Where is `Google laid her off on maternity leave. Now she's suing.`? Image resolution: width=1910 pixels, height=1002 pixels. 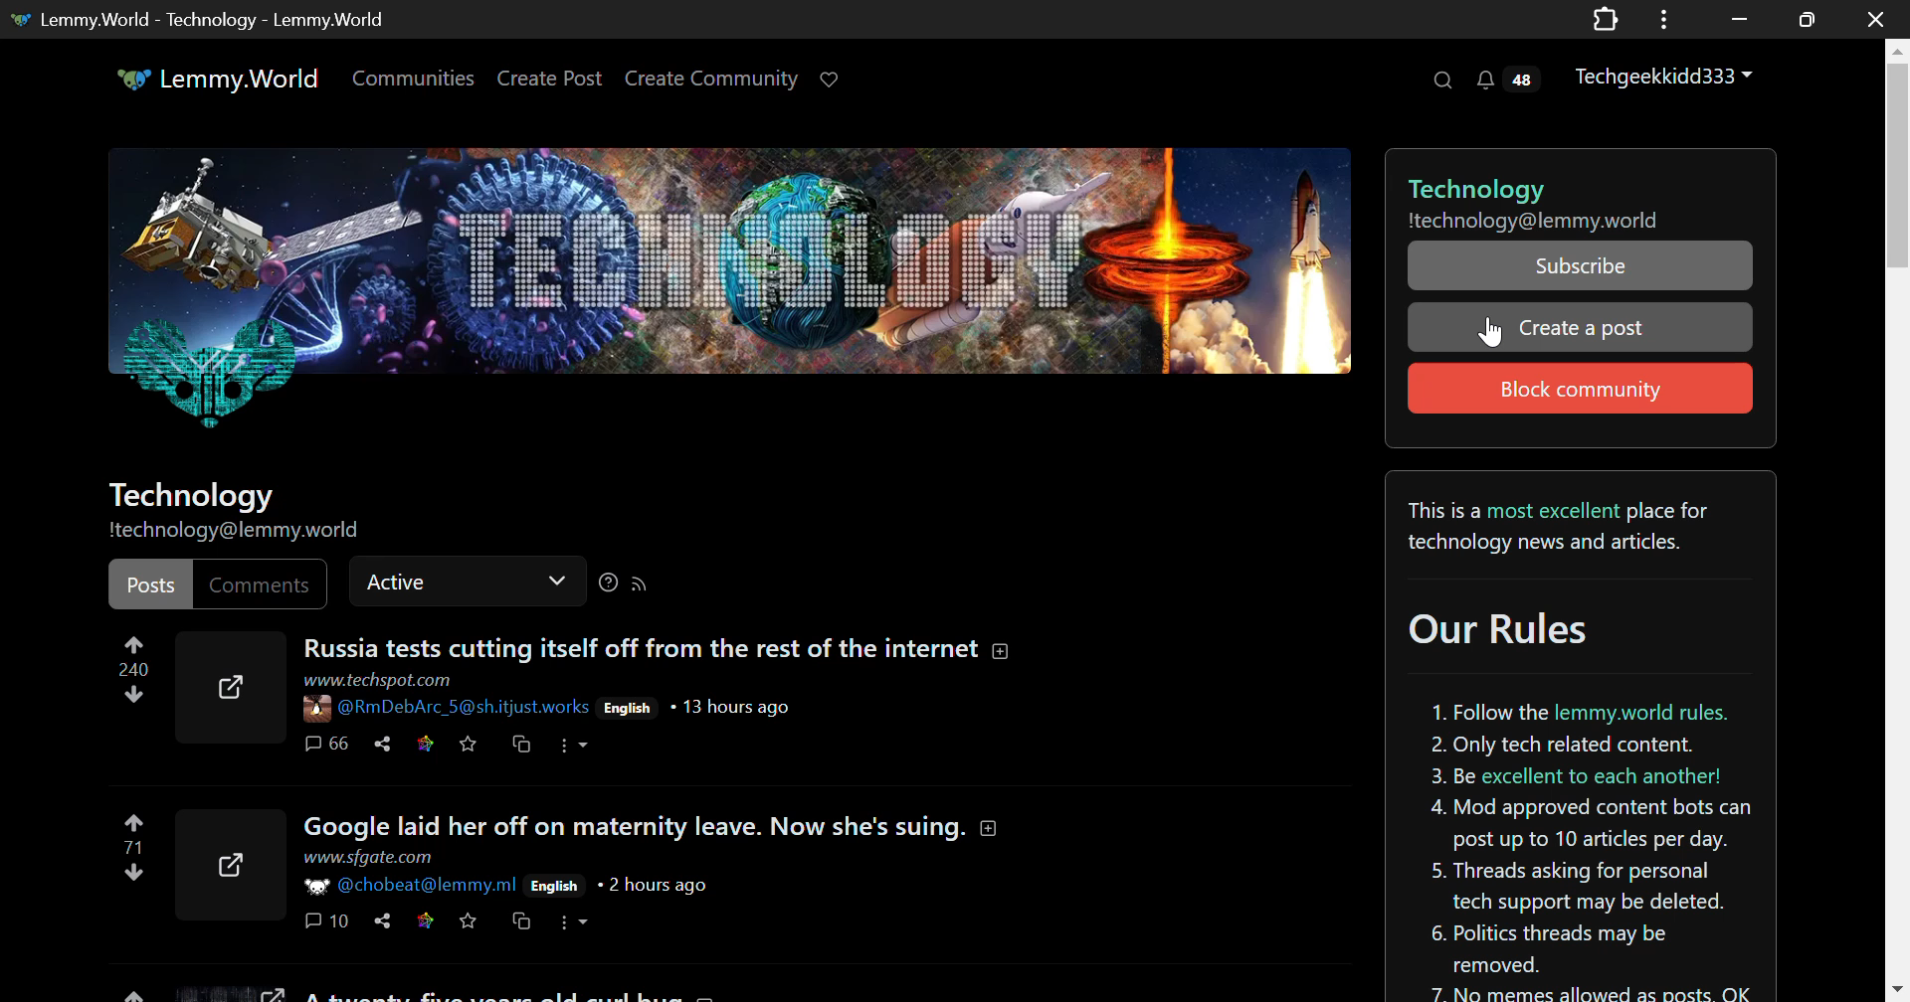 Google laid her off on maternity leave. Now she's suing. is located at coordinates (655, 827).